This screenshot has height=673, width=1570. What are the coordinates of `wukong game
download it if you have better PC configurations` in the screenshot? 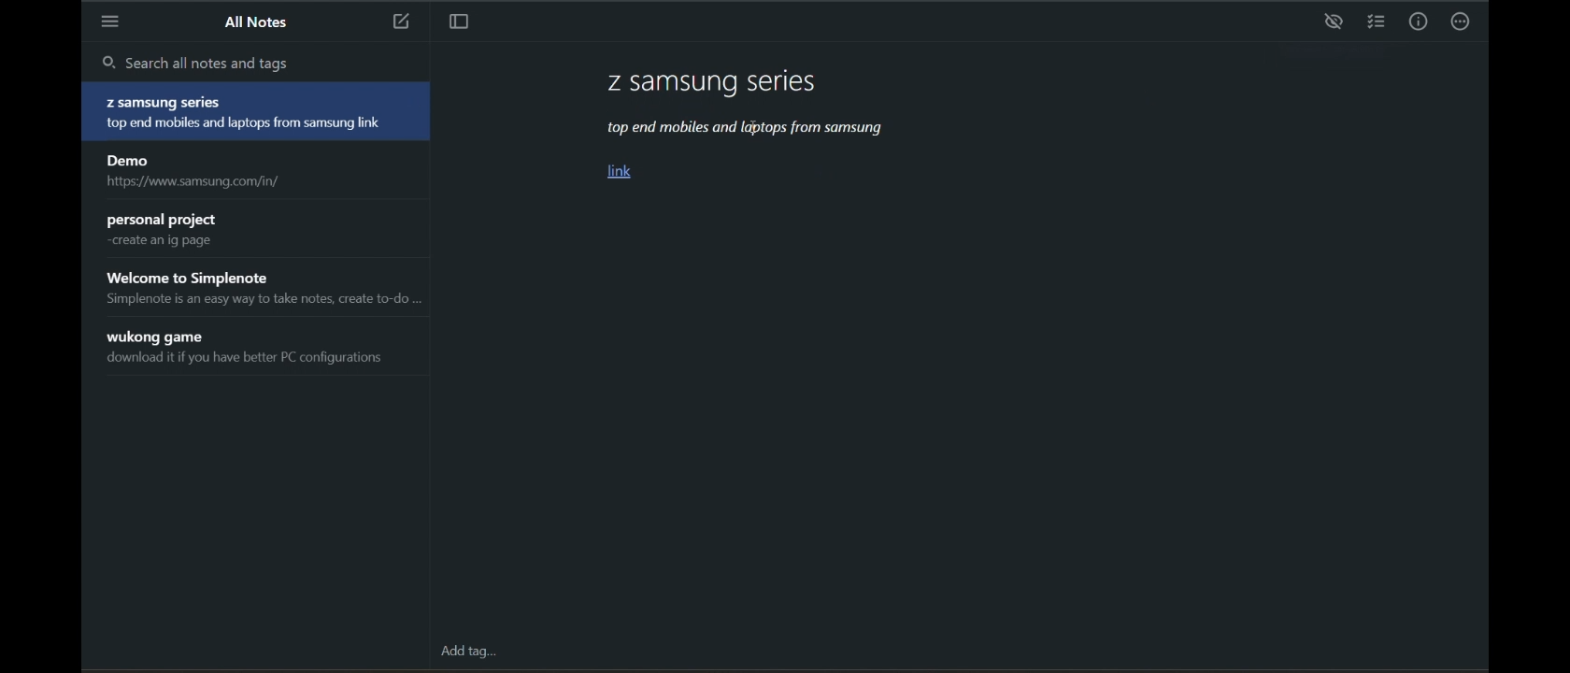 It's located at (262, 349).